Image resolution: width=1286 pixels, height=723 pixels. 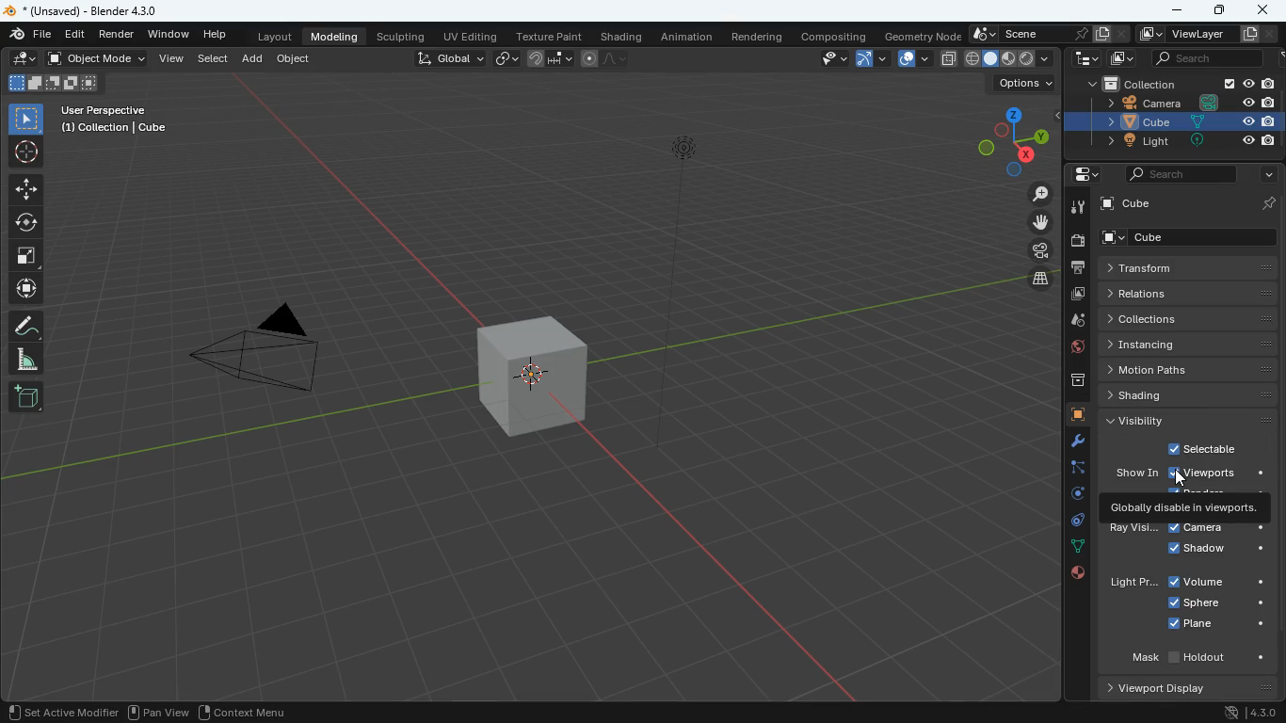 What do you see at coordinates (1198, 659) in the screenshot?
I see `mask` at bounding box center [1198, 659].